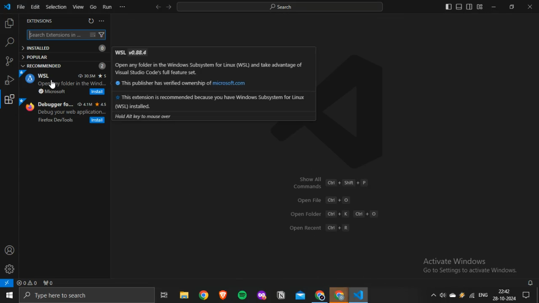 This screenshot has width=539, height=303. I want to click on back, so click(158, 7).